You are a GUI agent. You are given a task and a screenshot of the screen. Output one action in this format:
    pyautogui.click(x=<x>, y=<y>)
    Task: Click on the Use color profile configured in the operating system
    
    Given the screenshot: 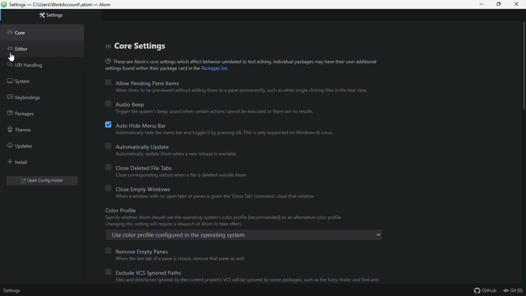 What is the action you would take?
    pyautogui.click(x=242, y=235)
    